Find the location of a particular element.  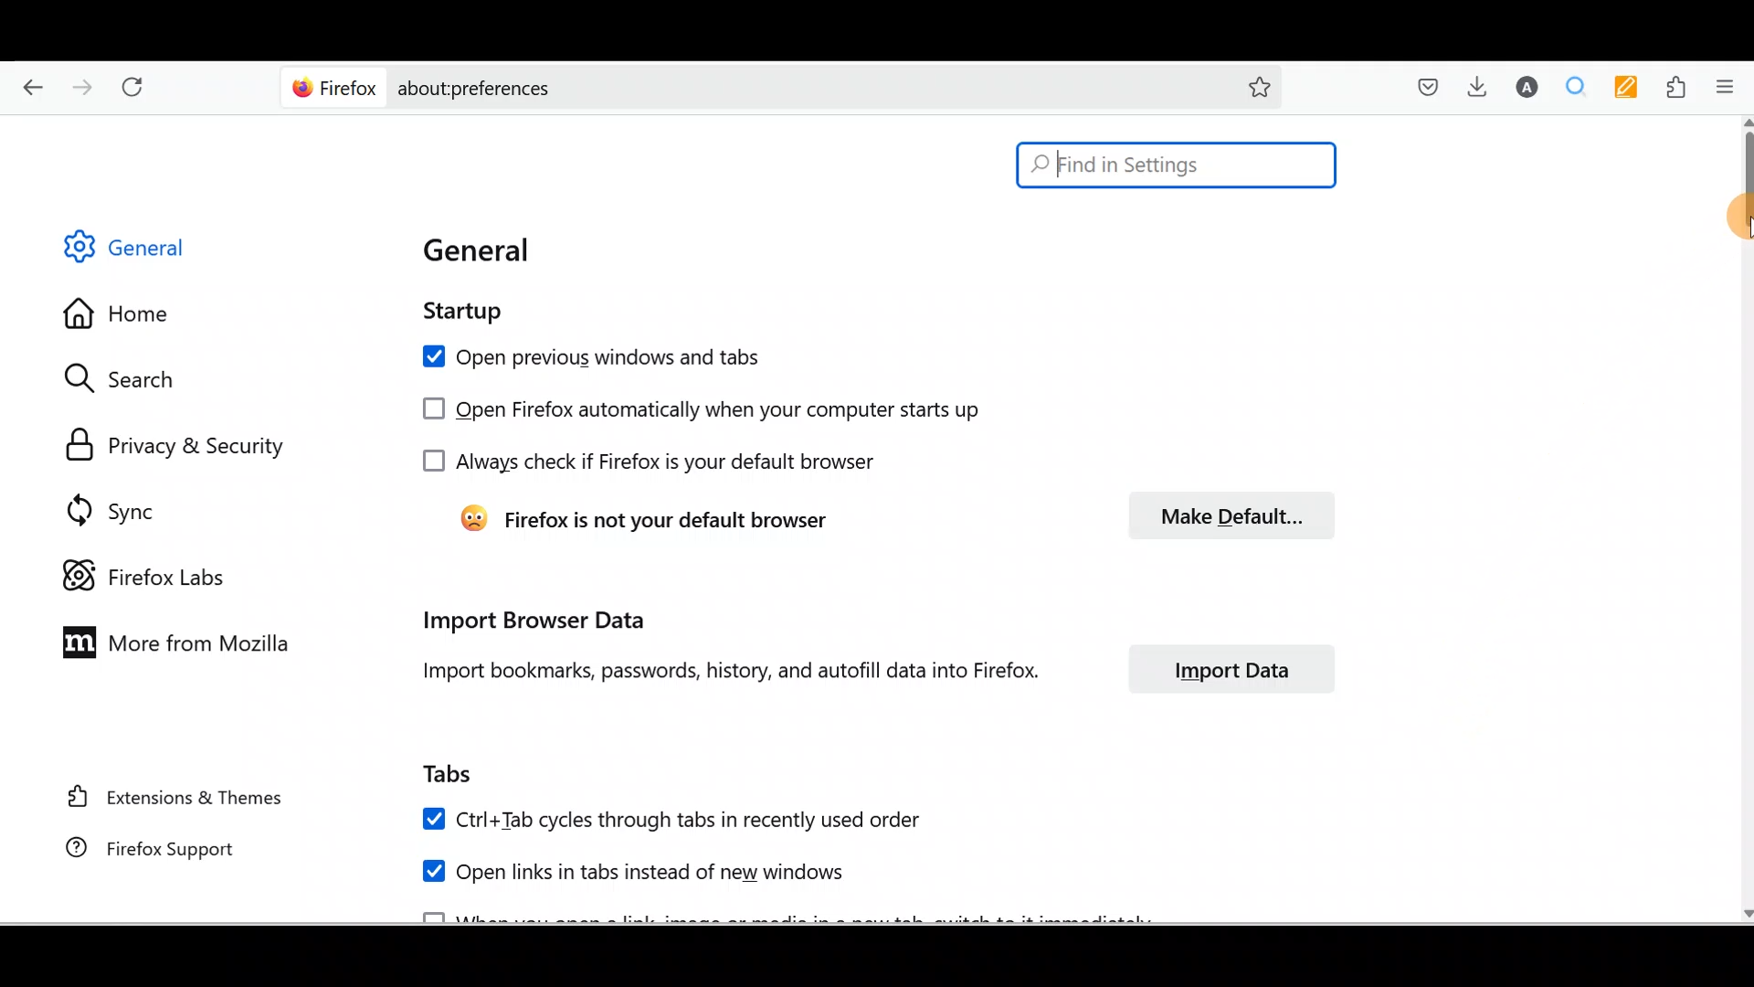

Make default is located at coordinates (1223, 514).